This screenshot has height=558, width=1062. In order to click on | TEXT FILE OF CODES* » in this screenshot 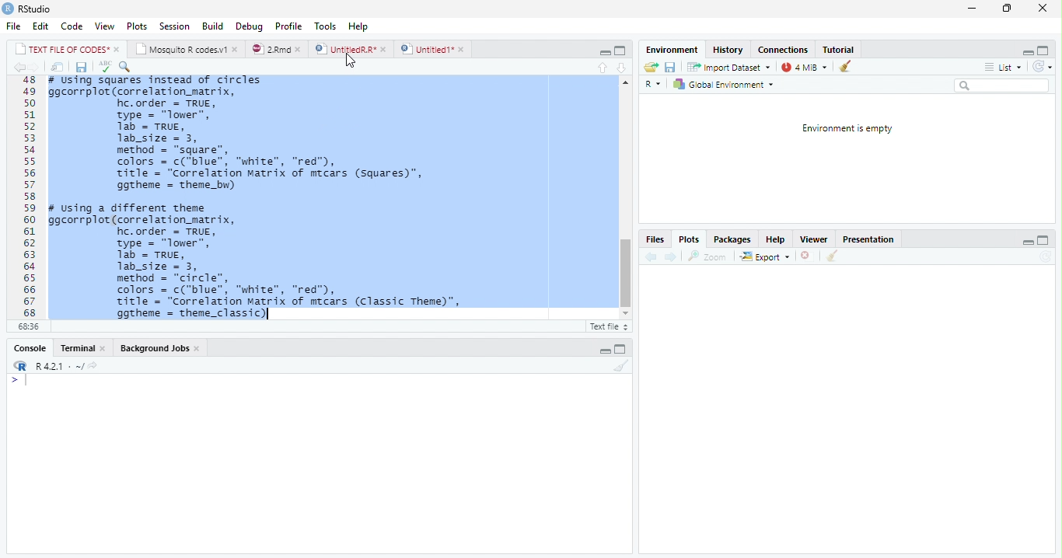, I will do `click(68, 49)`.